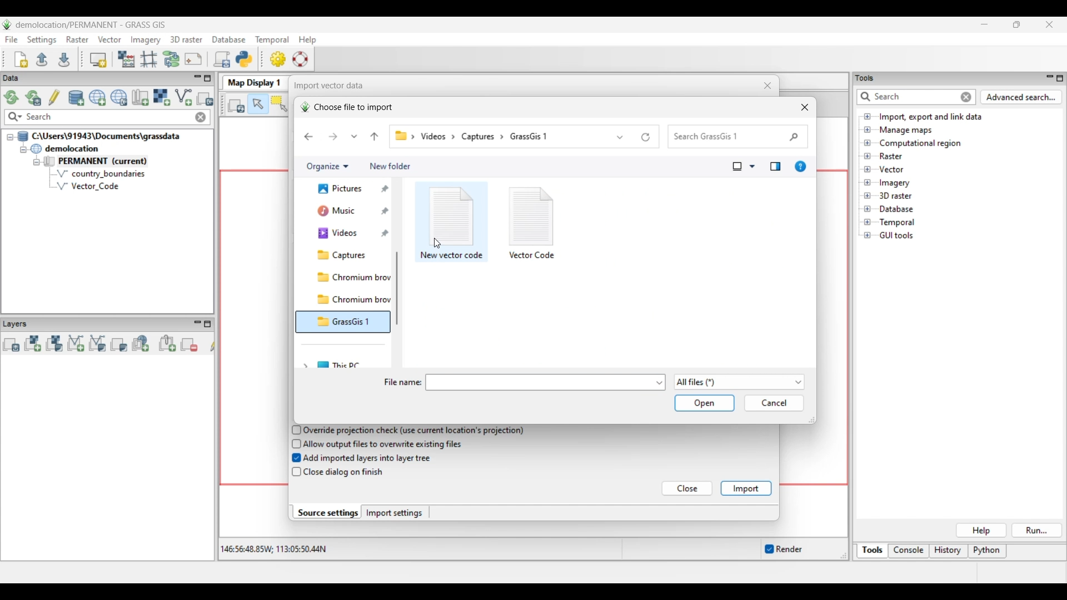  Describe the element at coordinates (894, 183) in the screenshot. I see `Double click to see files under Imagery` at that location.